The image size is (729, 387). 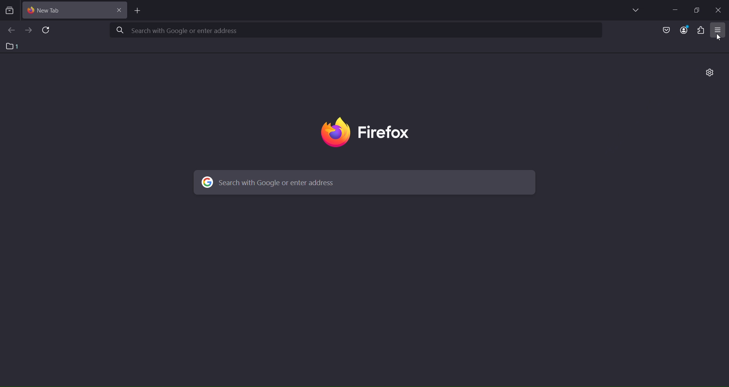 What do you see at coordinates (180, 32) in the screenshot?
I see `A Search with Google or enter address` at bounding box center [180, 32].